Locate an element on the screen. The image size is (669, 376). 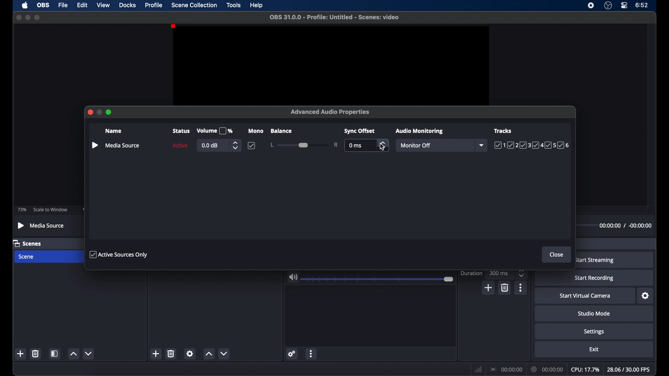
timestamps is located at coordinates (625, 226).